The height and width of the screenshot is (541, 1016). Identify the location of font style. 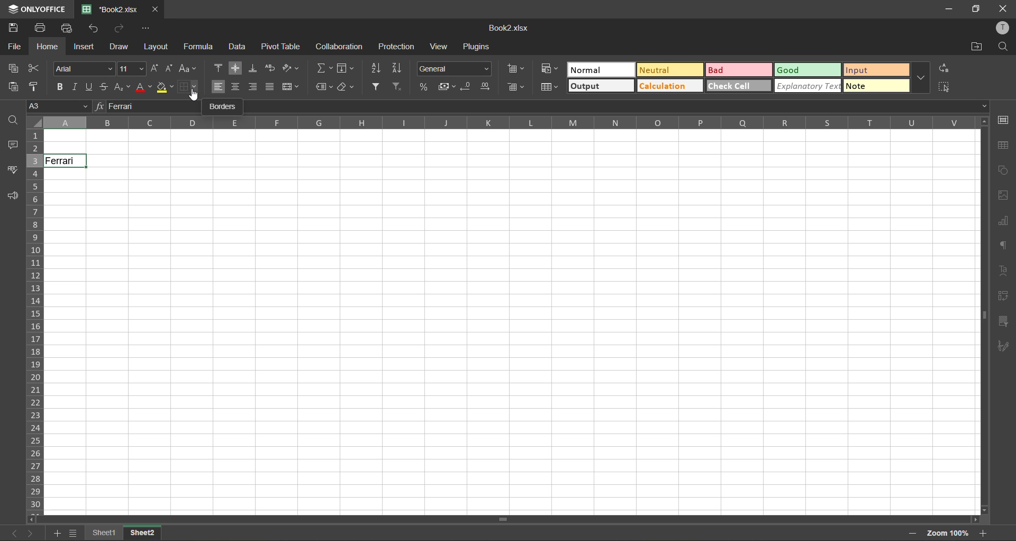
(83, 69).